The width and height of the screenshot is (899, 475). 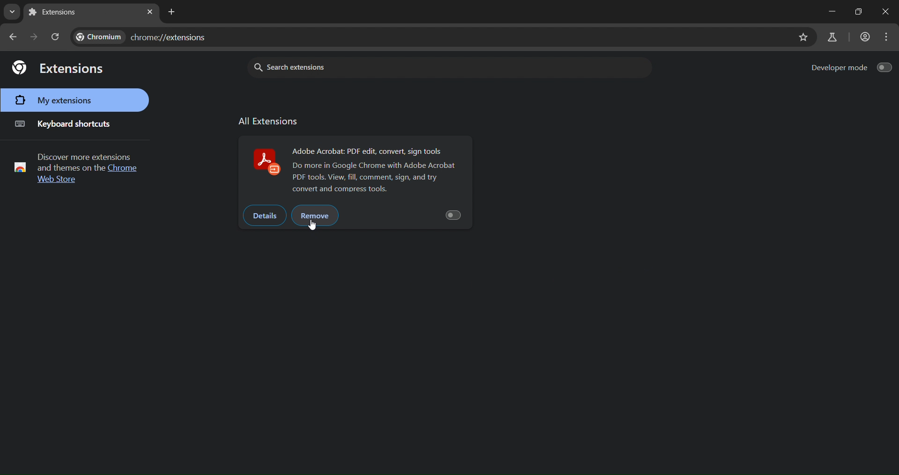 I want to click on extensions, so click(x=60, y=67).